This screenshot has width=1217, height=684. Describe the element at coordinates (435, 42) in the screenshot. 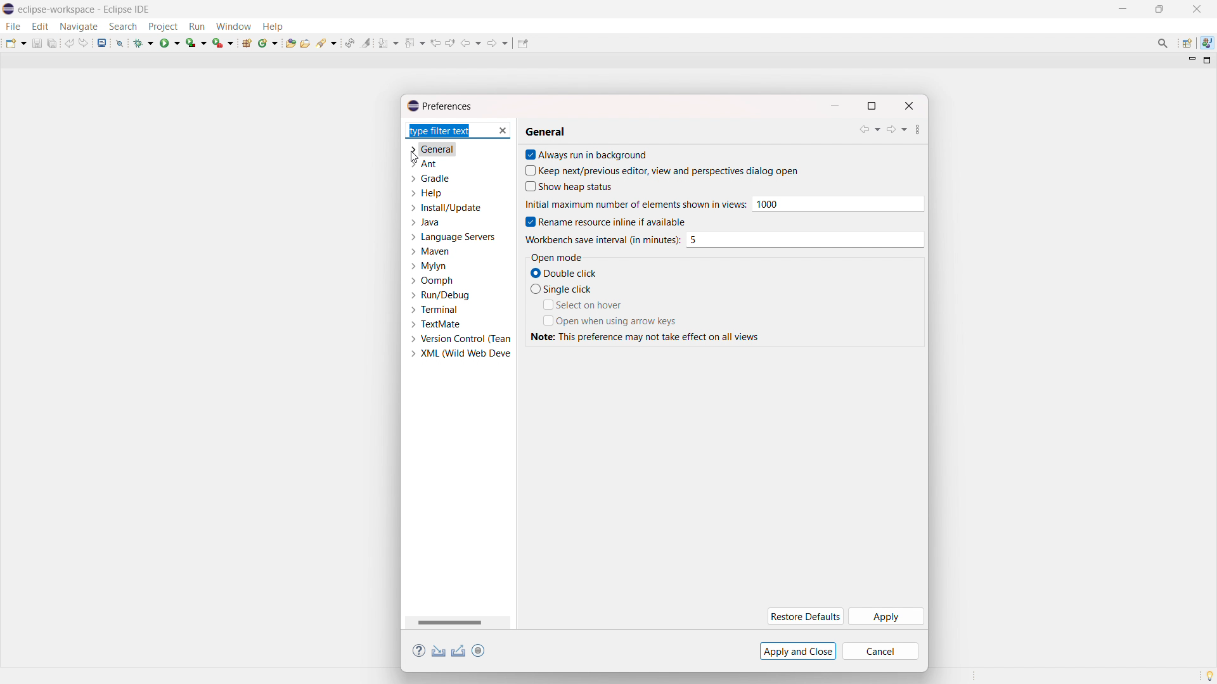

I see `view previous location` at that location.